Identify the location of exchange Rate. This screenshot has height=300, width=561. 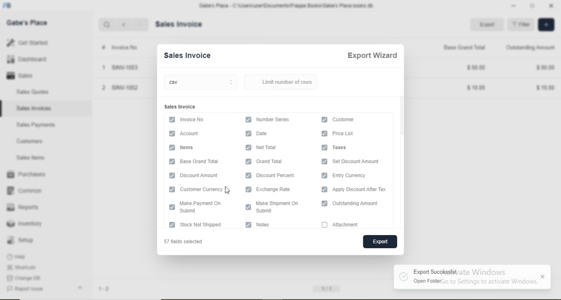
(280, 189).